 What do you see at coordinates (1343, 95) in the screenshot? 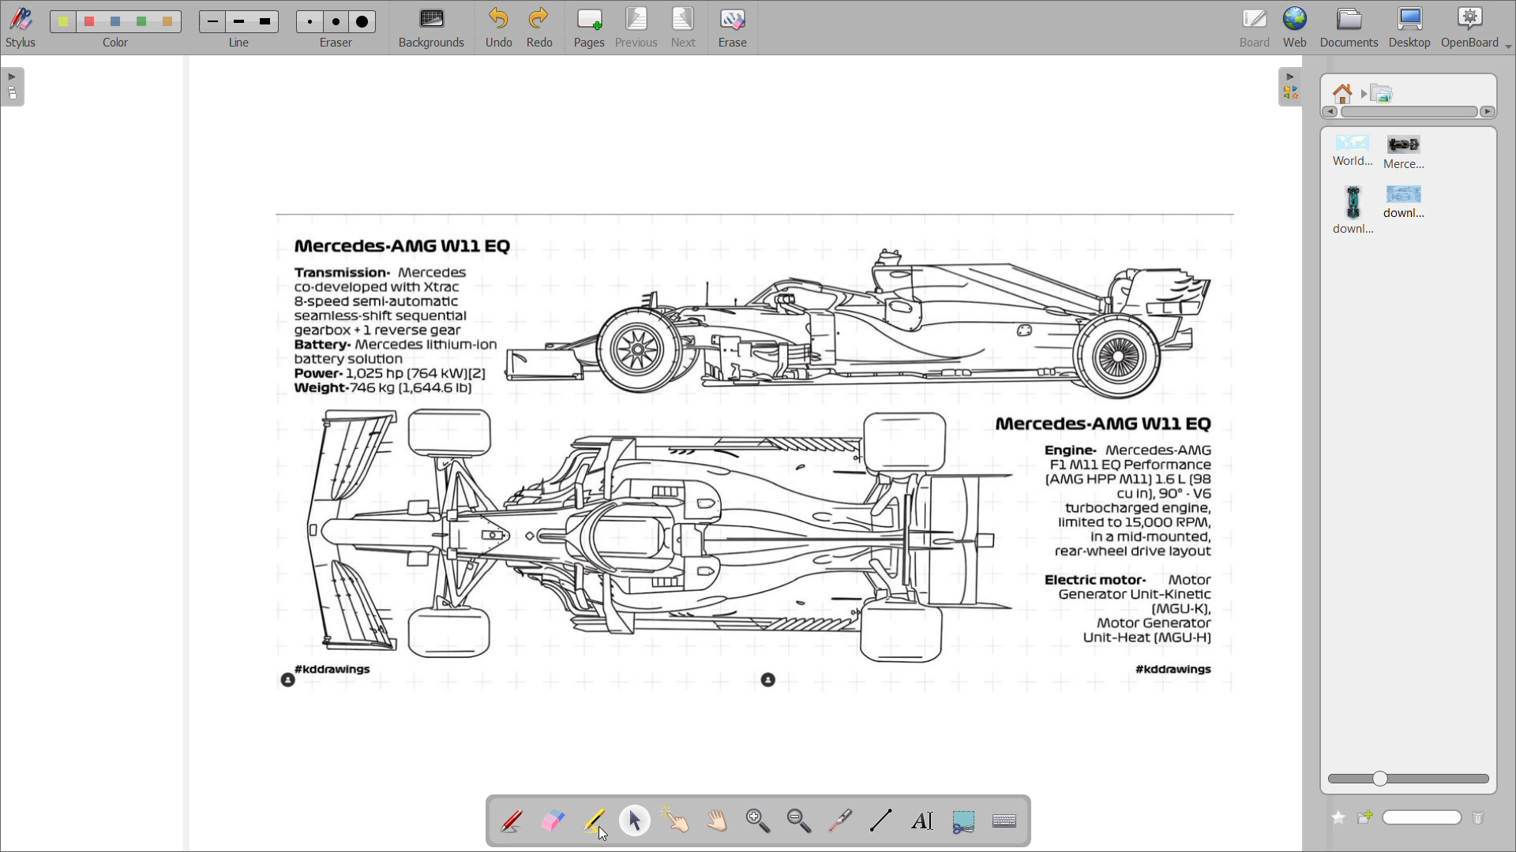
I see `root` at bounding box center [1343, 95].